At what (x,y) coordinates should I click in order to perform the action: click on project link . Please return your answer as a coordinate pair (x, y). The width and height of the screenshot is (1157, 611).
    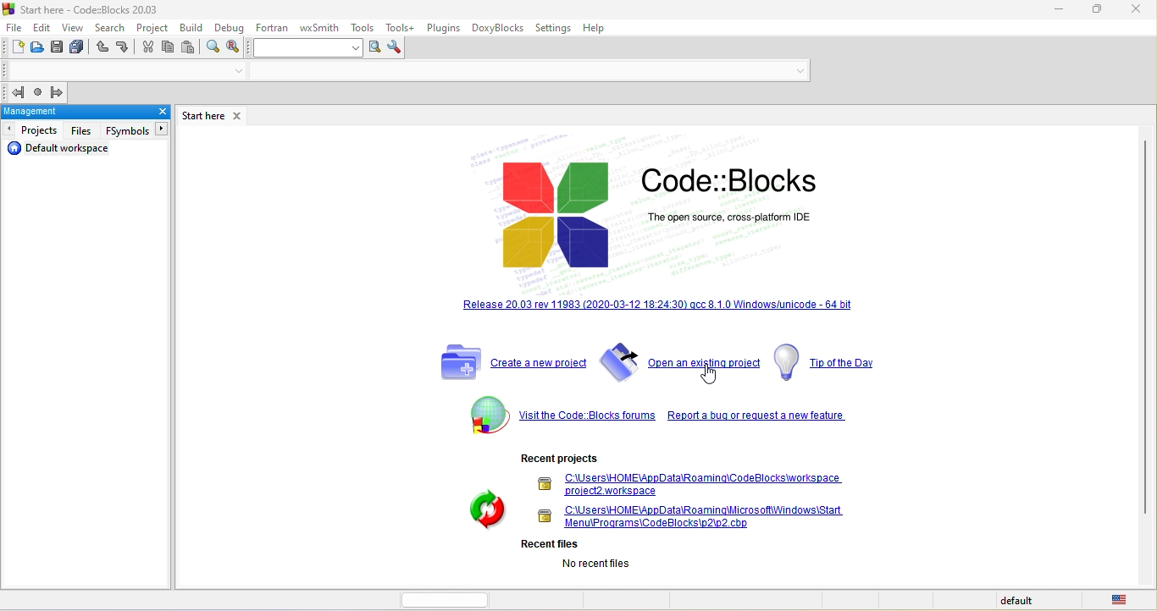
    Looking at the image, I should click on (695, 517).